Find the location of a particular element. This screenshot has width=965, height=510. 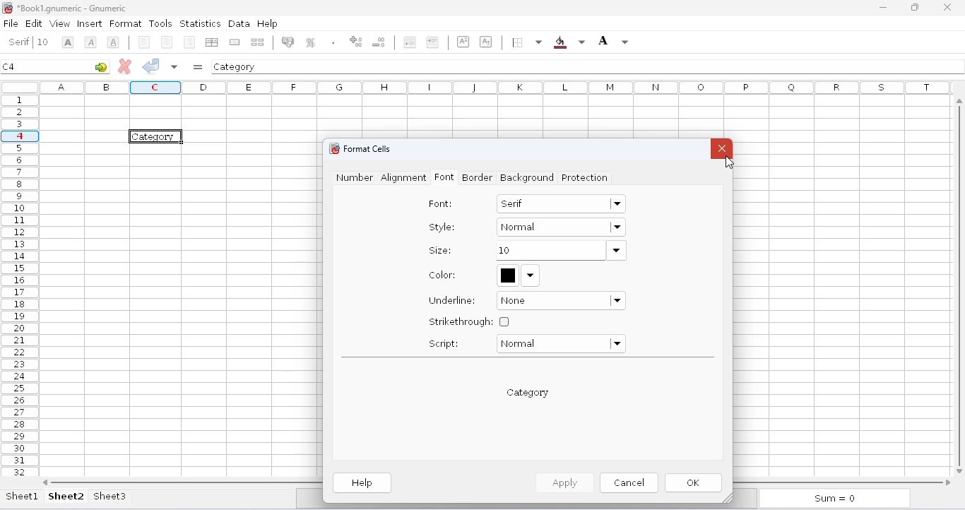

vertical scroll bar is located at coordinates (961, 284).